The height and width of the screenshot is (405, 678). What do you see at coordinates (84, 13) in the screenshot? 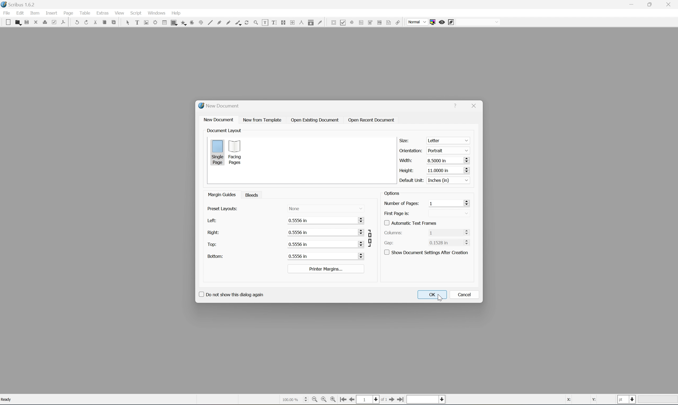
I see `table` at bounding box center [84, 13].